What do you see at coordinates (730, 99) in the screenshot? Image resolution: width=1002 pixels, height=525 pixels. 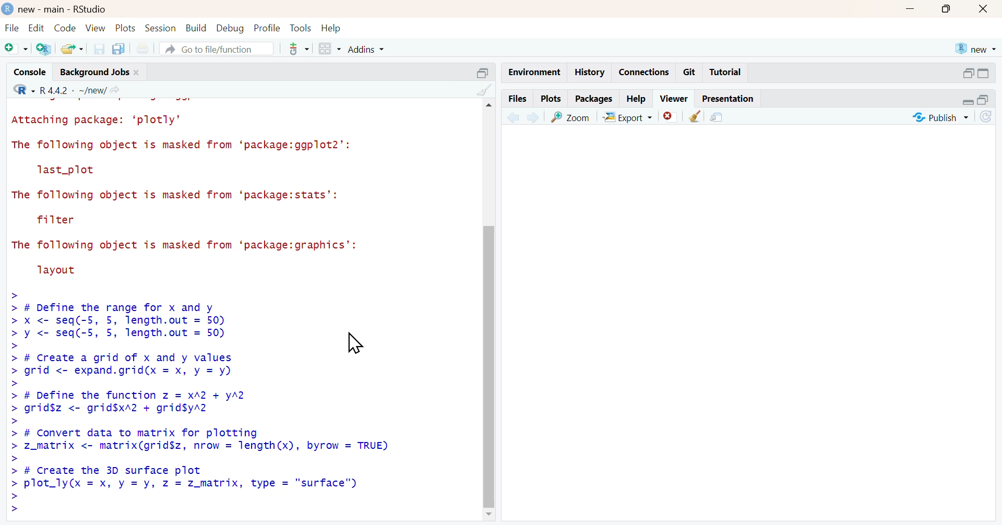 I see `presentation` at bounding box center [730, 99].